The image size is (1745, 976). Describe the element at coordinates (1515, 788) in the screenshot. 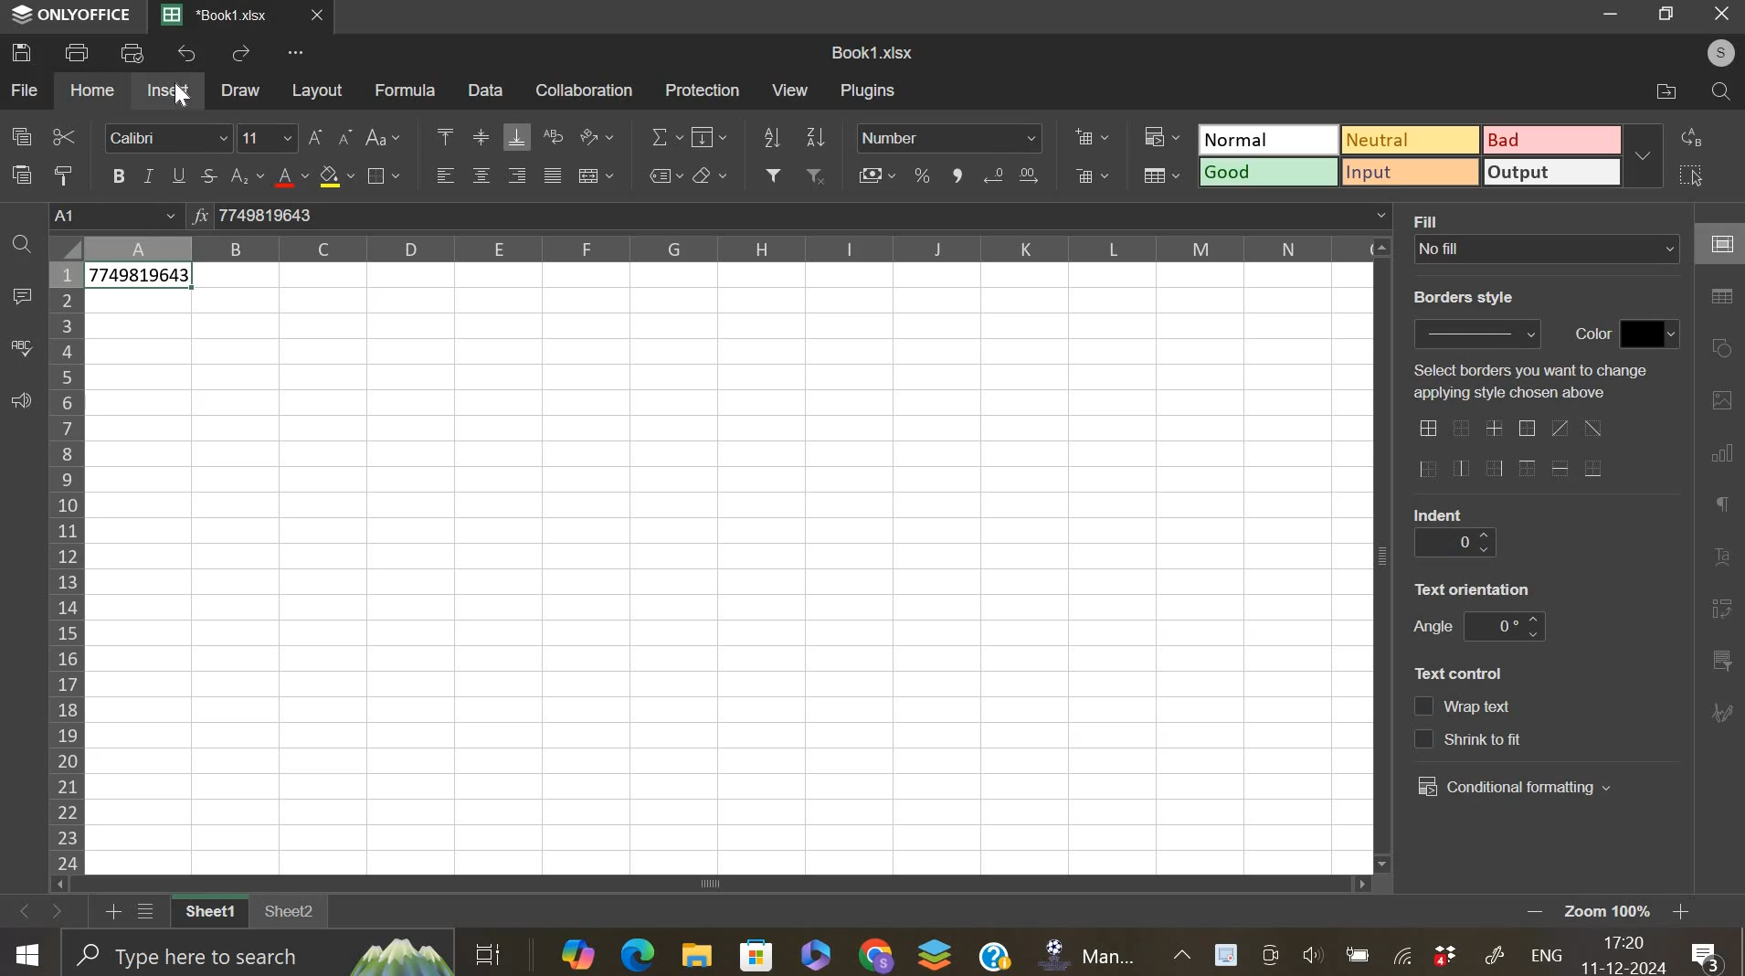

I see `conditional formatting` at that location.